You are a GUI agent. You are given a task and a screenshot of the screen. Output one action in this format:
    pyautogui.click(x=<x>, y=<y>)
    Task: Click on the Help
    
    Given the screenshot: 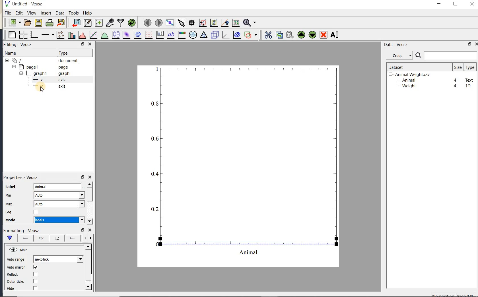 What is the action you would take?
    pyautogui.click(x=87, y=13)
    